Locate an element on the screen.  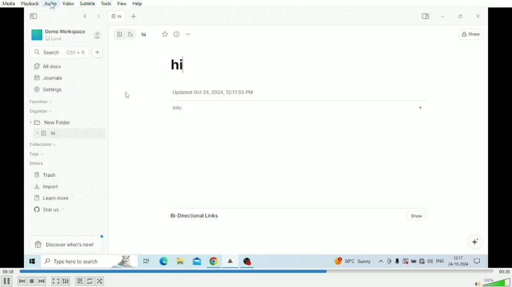
Show extended settings is located at coordinates (66, 281).